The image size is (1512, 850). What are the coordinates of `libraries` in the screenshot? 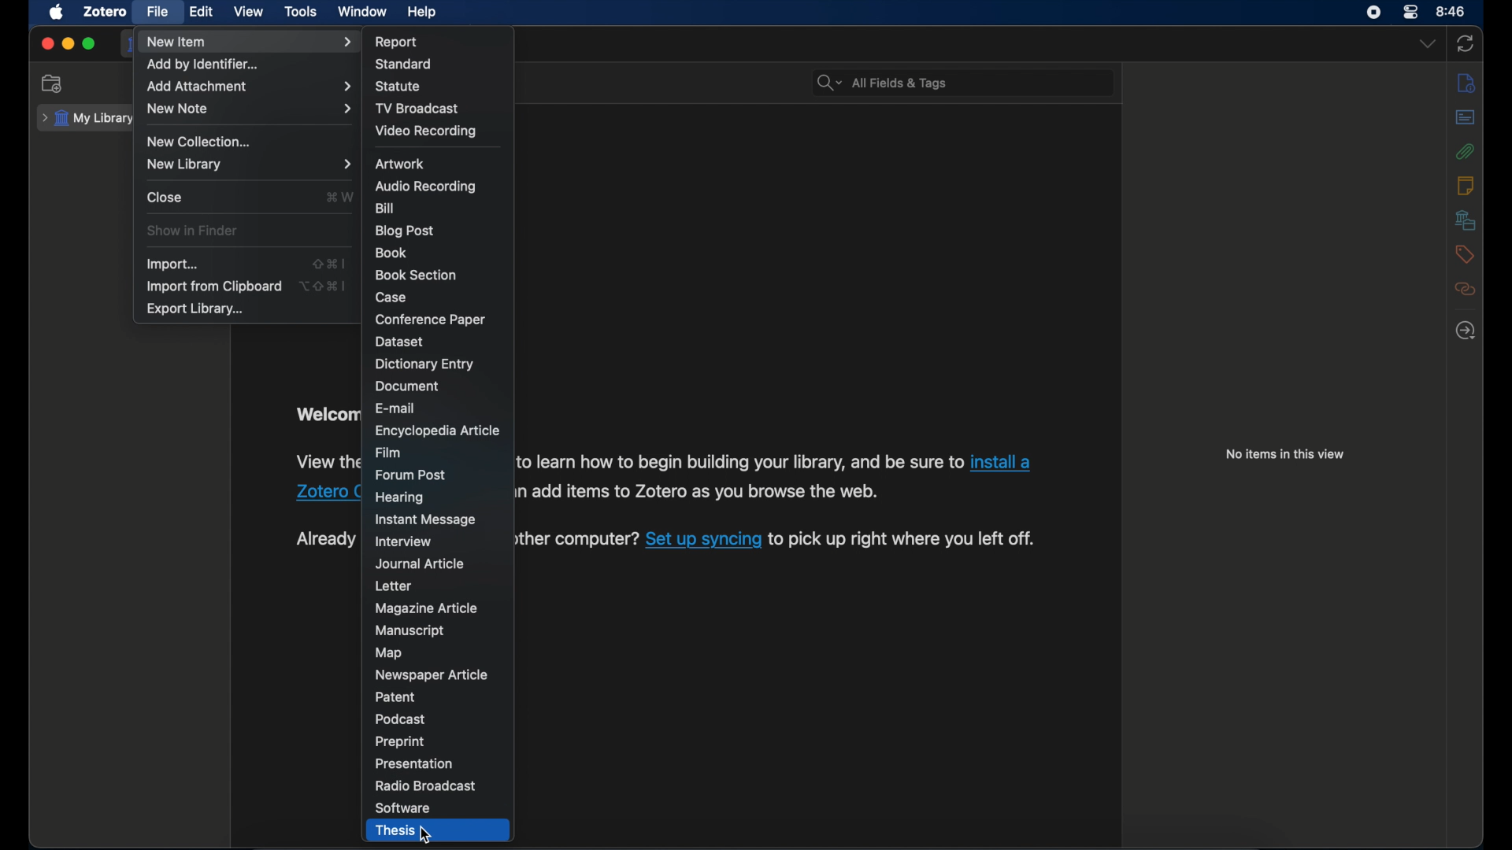 It's located at (1466, 220).